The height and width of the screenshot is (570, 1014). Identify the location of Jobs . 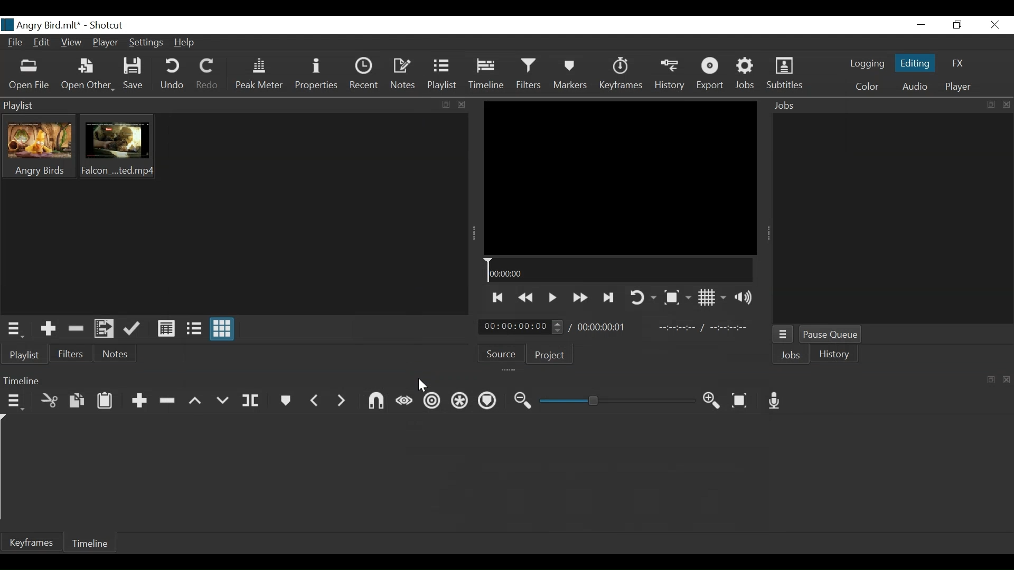
(782, 334).